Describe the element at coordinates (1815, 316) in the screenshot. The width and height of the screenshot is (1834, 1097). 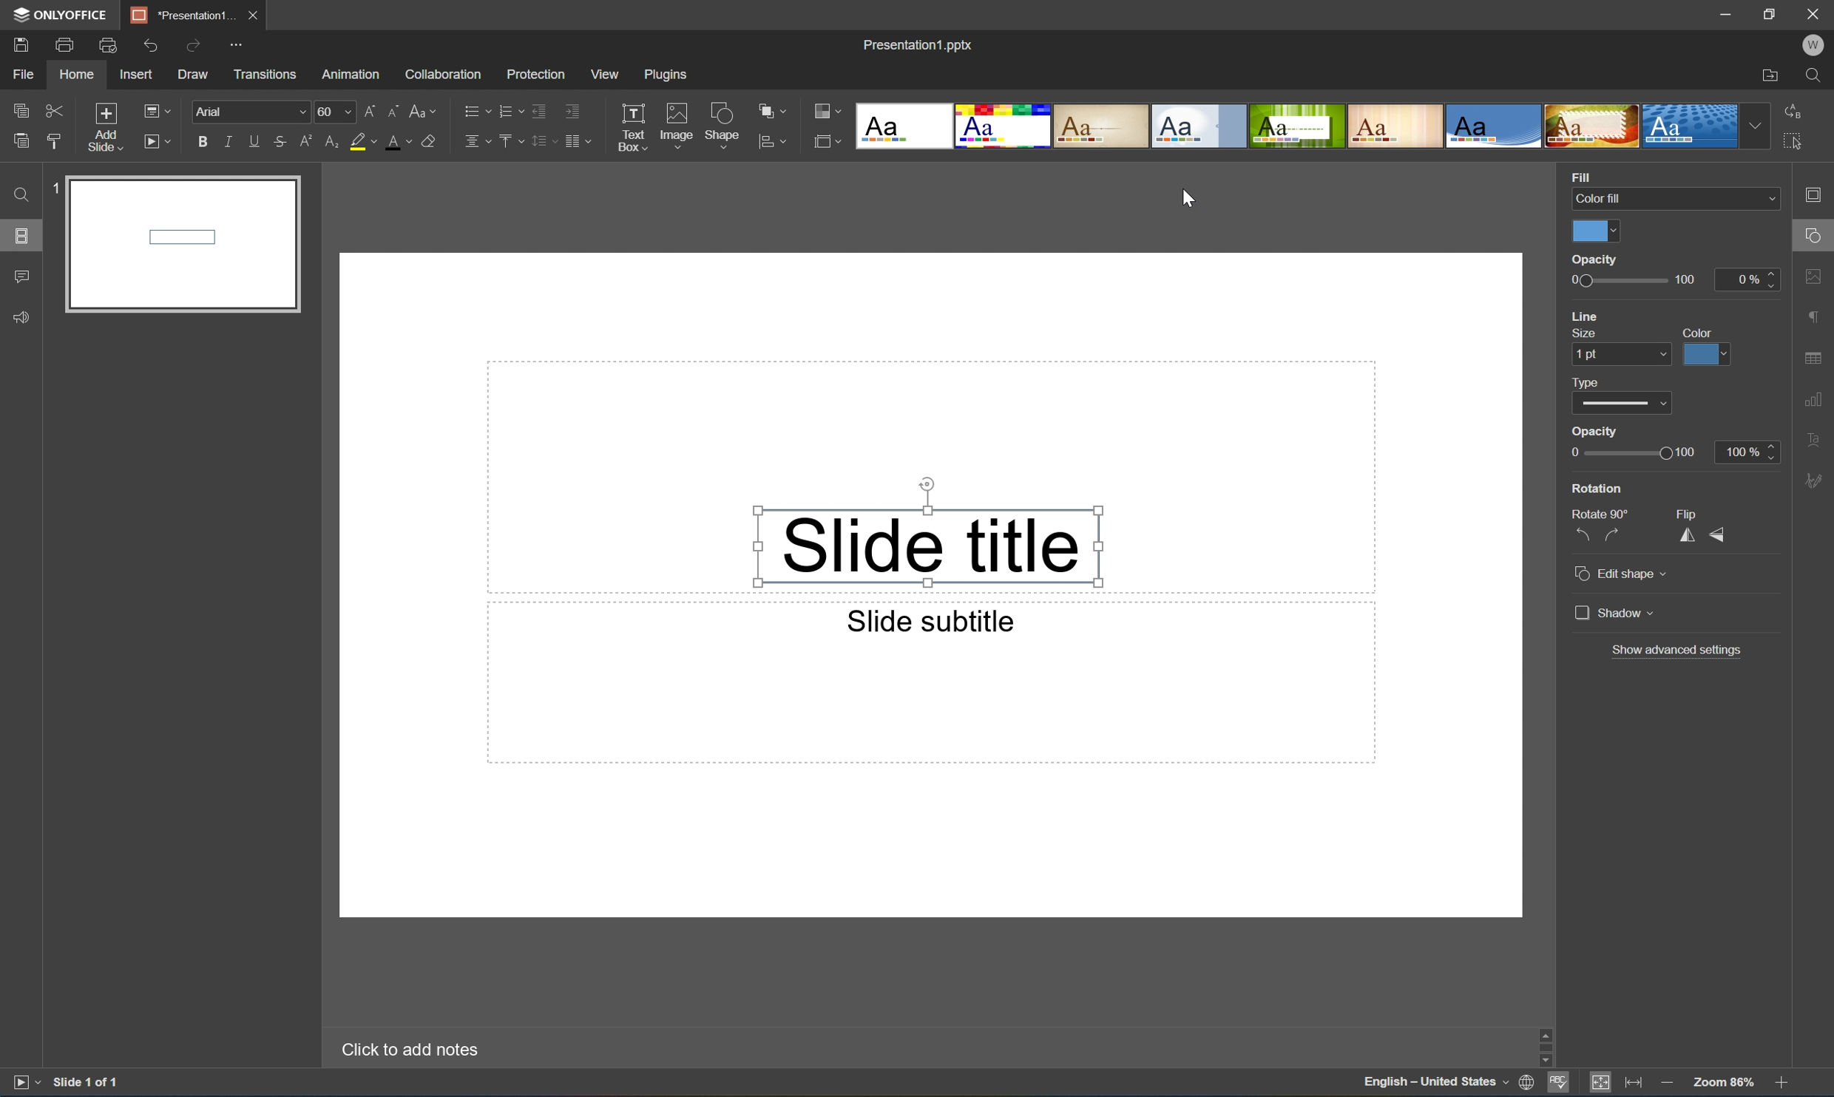
I see `paragraph settings` at that location.